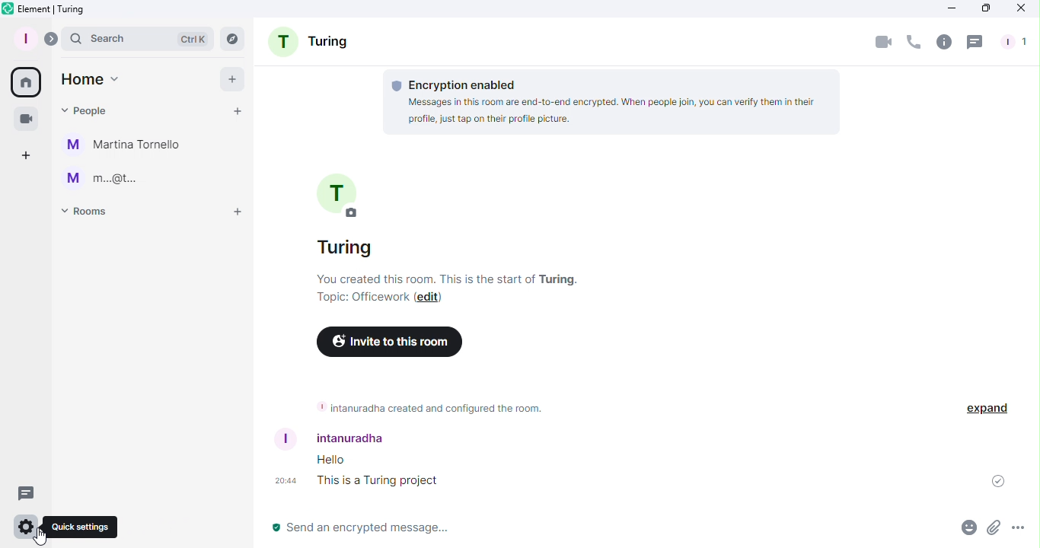  What do you see at coordinates (232, 215) in the screenshot?
I see `Add room` at bounding box center [232, 215].